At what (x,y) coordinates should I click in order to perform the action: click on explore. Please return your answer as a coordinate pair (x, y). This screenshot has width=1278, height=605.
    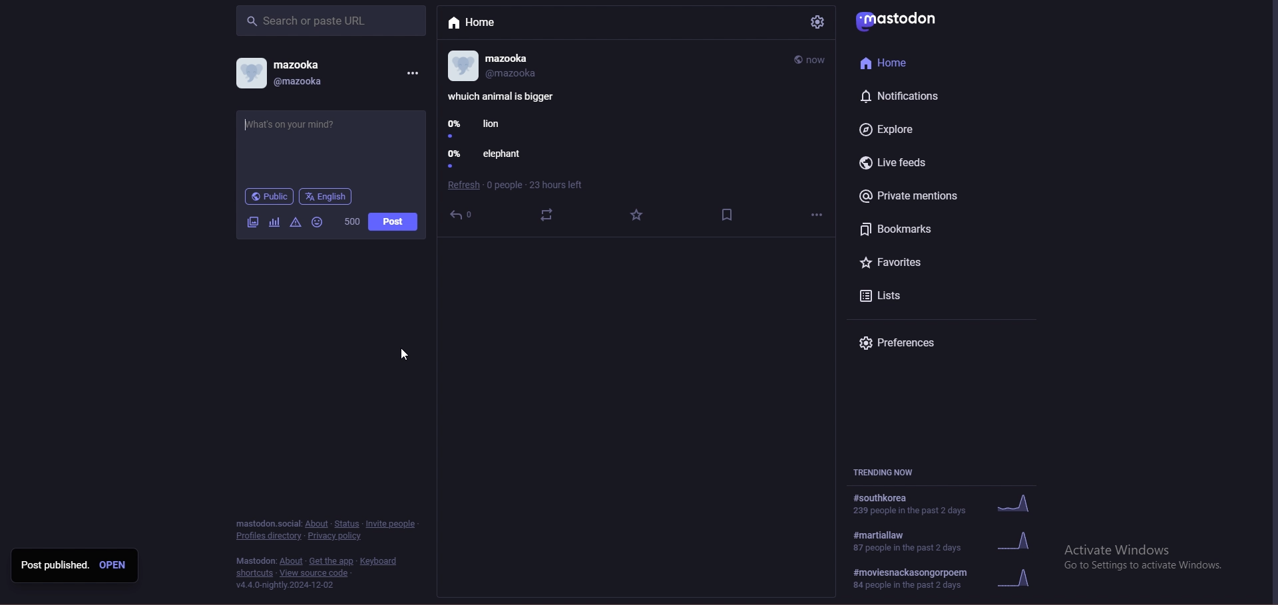
    Looking at the image, I should click on (906, 128).